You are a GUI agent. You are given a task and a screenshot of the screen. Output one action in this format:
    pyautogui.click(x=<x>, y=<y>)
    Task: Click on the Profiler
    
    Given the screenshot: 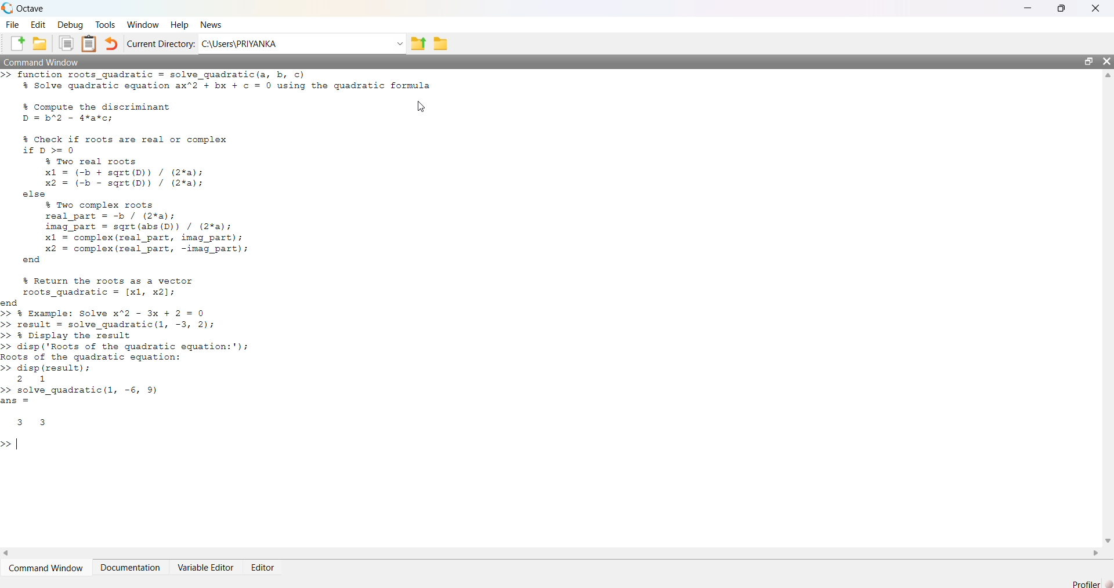 What is the action you would take?
    pyautogui.click(x=1092, y=583)
    